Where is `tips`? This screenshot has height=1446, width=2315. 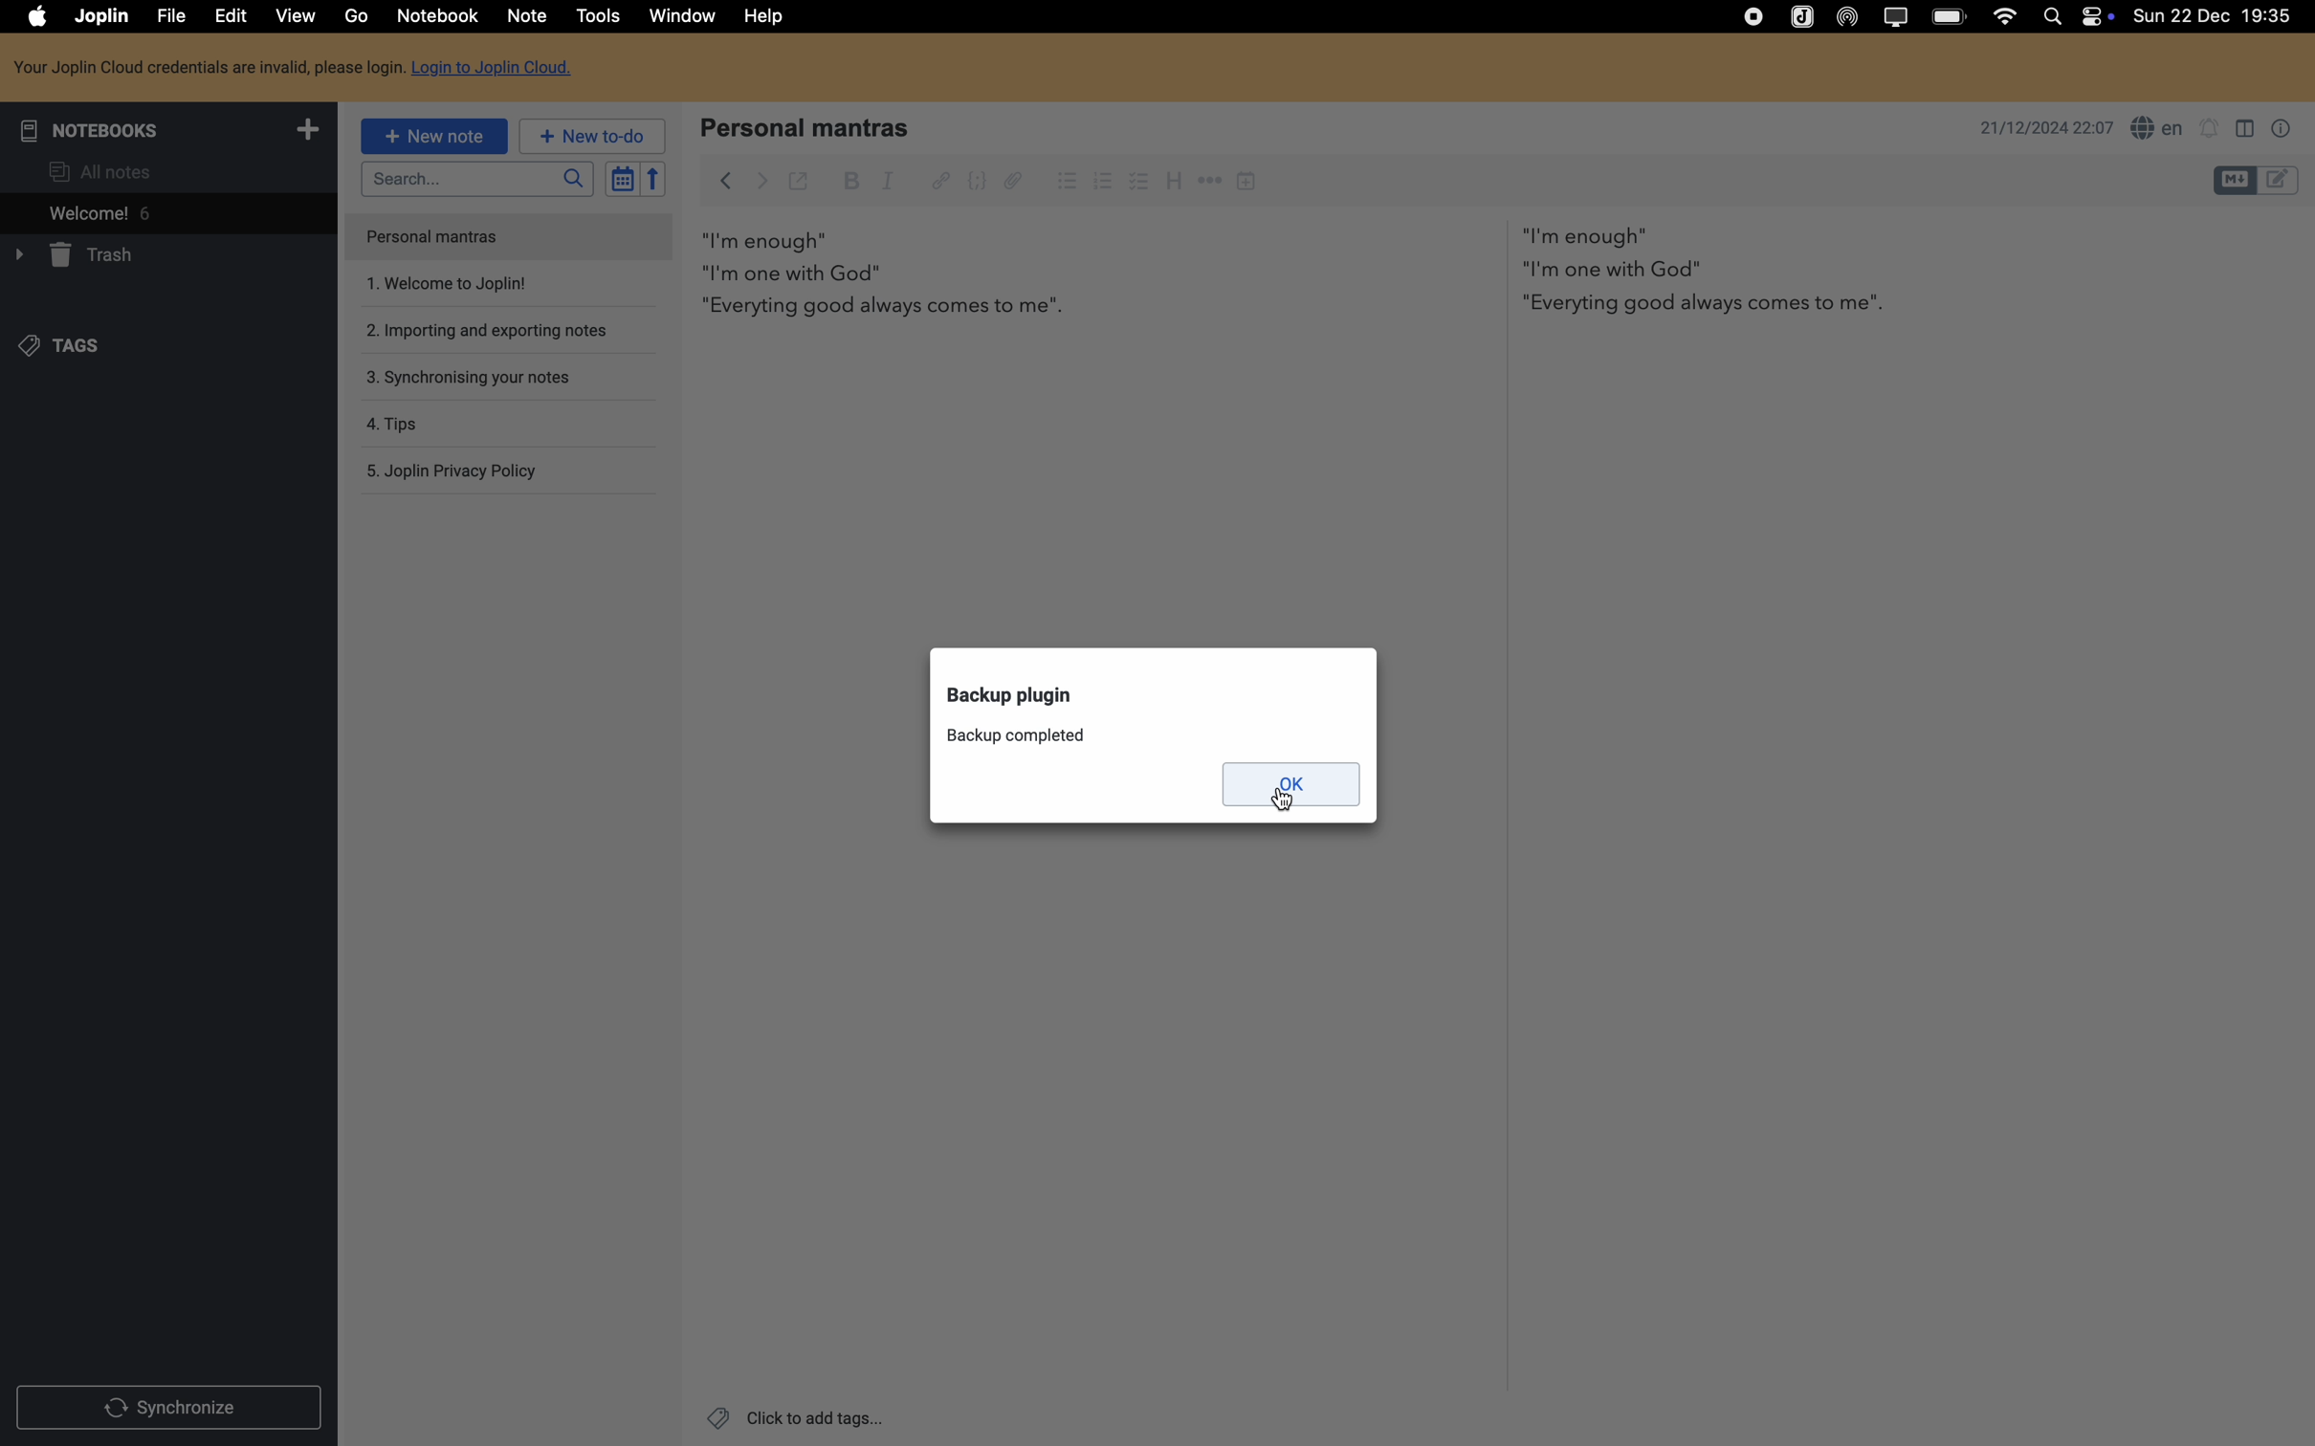 tips is located at coordinates (393, 427).